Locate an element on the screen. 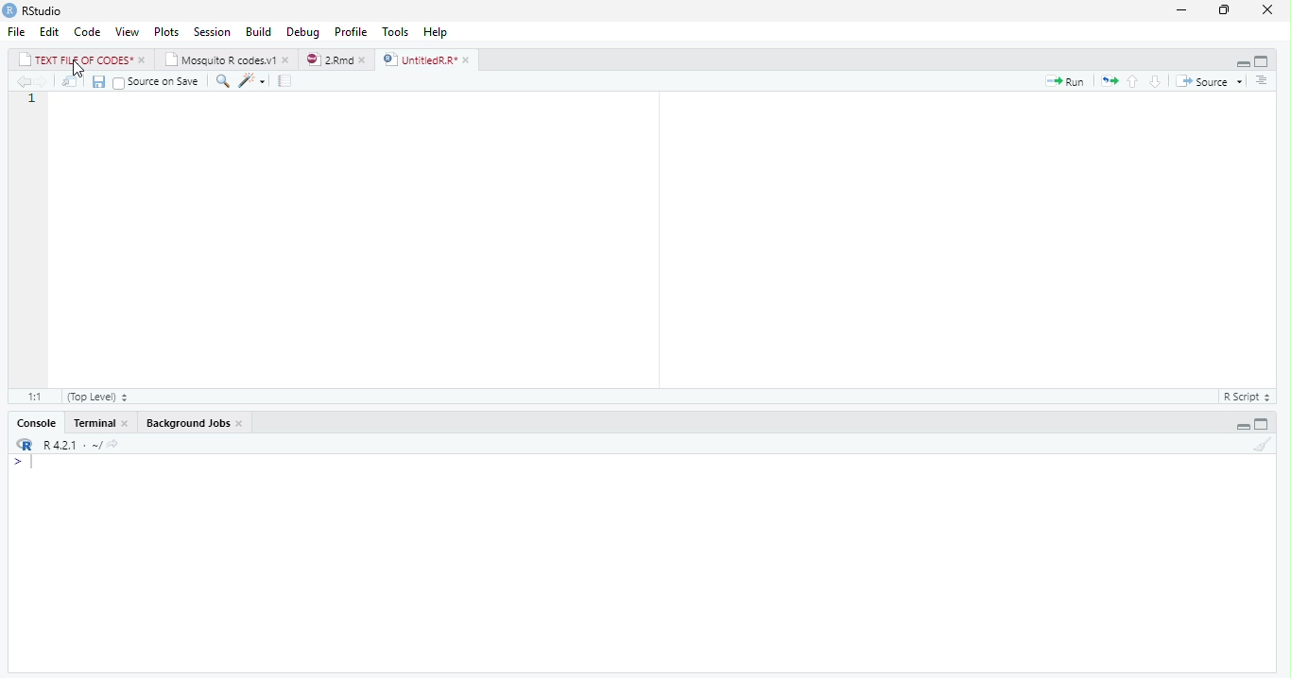  find and replace is located at coordinates (225, 82).